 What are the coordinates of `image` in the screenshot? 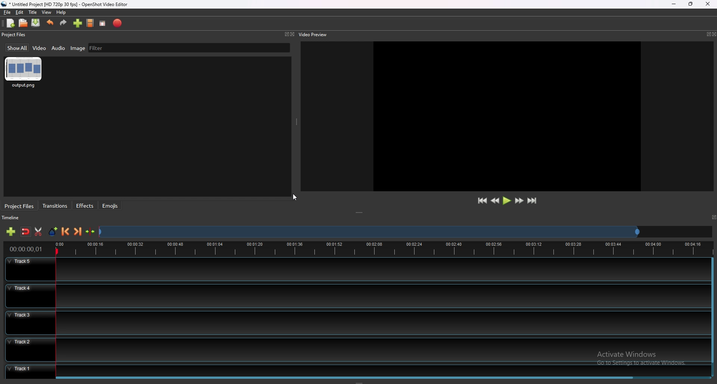 It's located at (78, 48).